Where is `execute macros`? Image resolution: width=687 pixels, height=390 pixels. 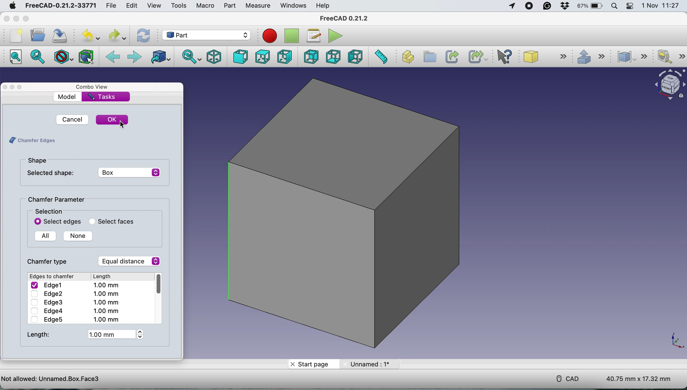 execute macros is located at coordinates (336, 36).